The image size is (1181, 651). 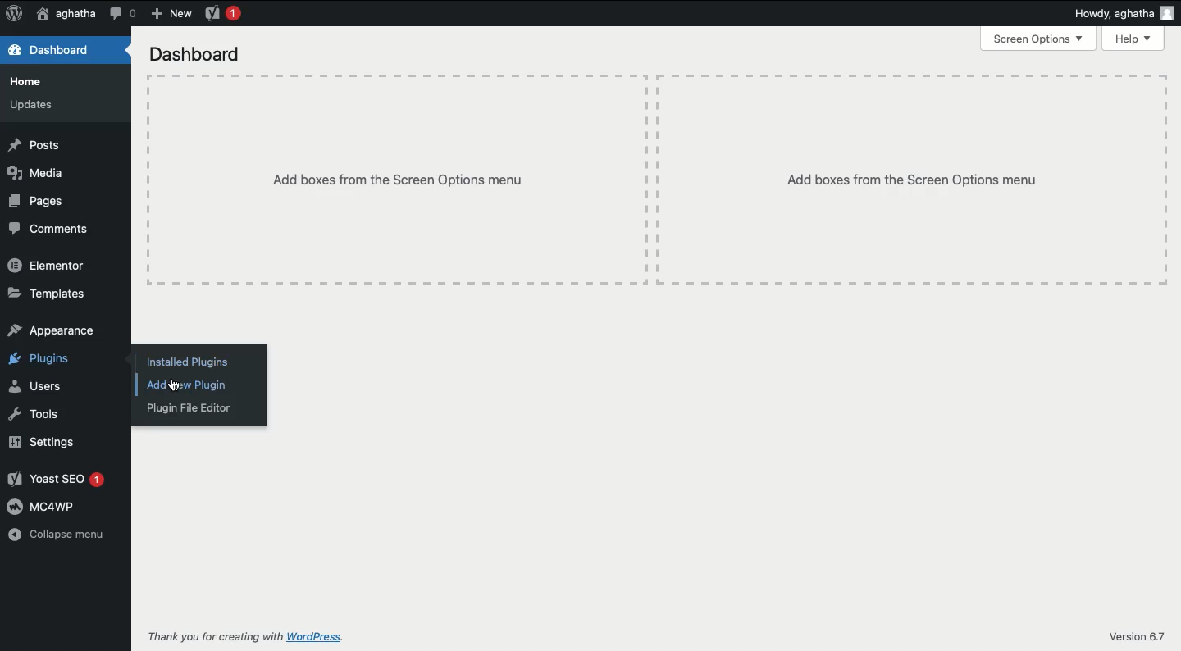 What do you see at coordinates (184, 386) in the screenshot?
I see `Click add new plugin` at bounding box center [184, 386].